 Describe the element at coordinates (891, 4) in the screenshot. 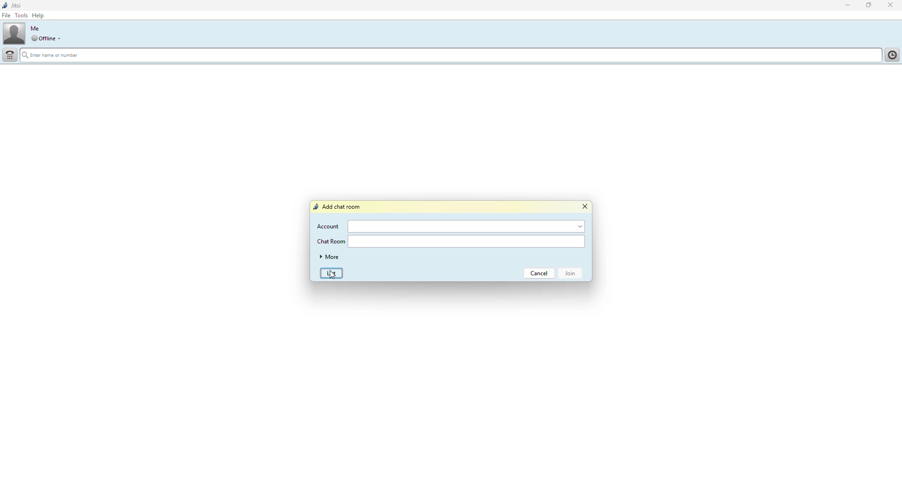

I see `close` at that location.